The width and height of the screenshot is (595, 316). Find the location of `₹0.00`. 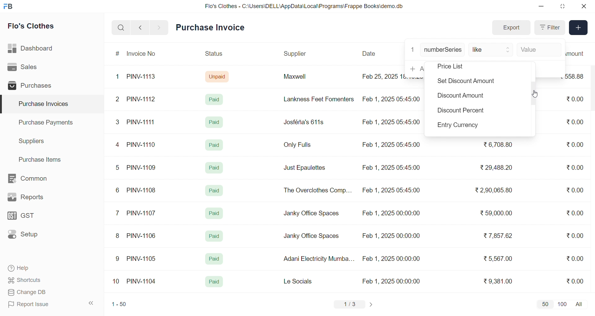

₹0.00 is located at coordinates (574, 99).